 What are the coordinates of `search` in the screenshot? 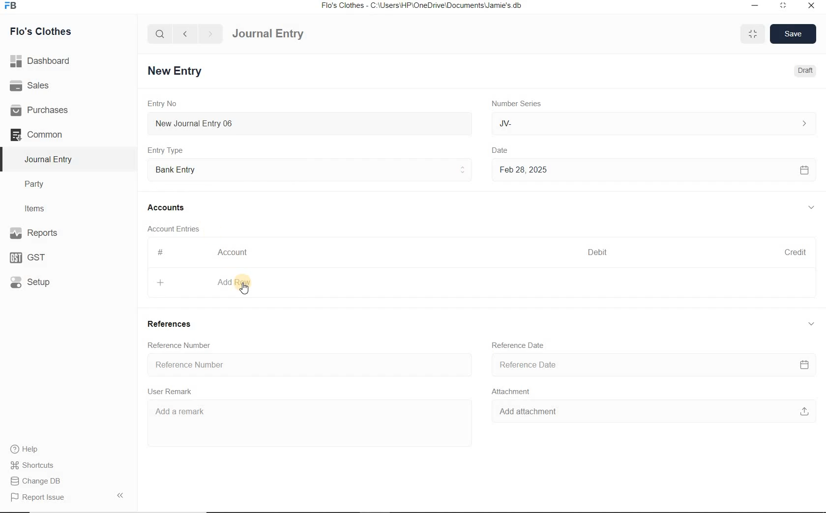 It's located at (160, 34).